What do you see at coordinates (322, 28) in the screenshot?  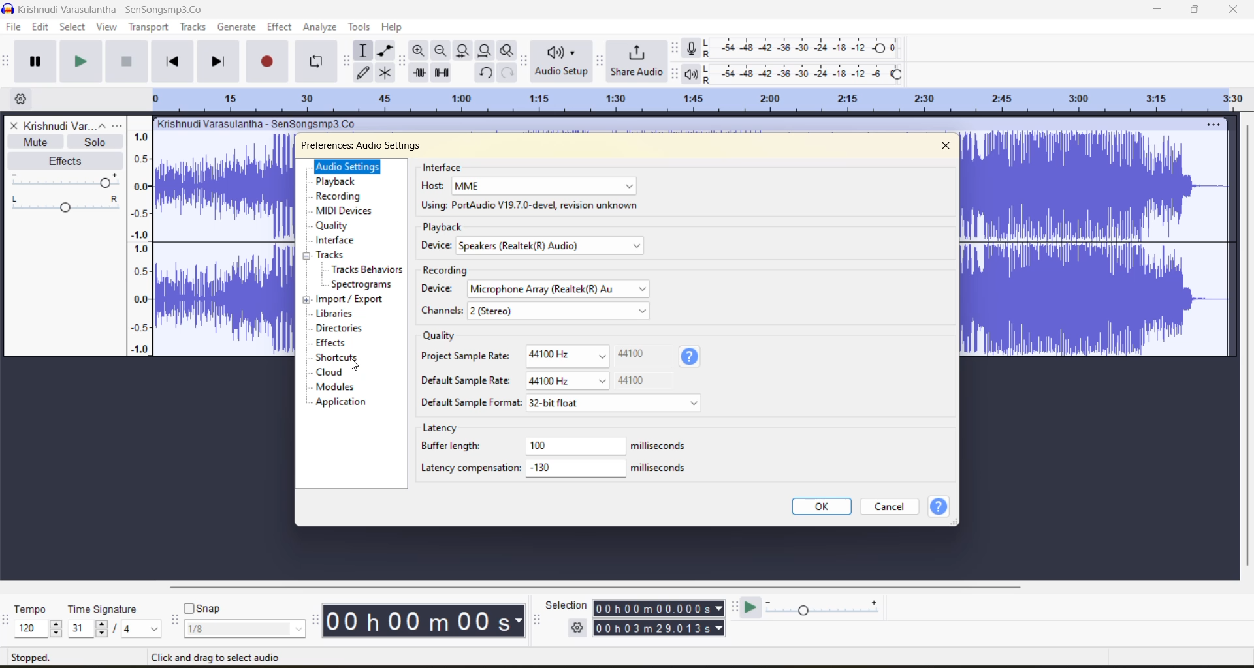 I see `analyze` at bounding box center [322, 28].